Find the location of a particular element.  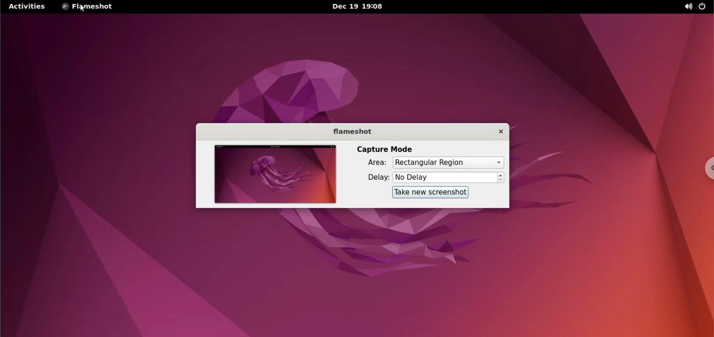

capture mode  is located at coordinates (385, 148).